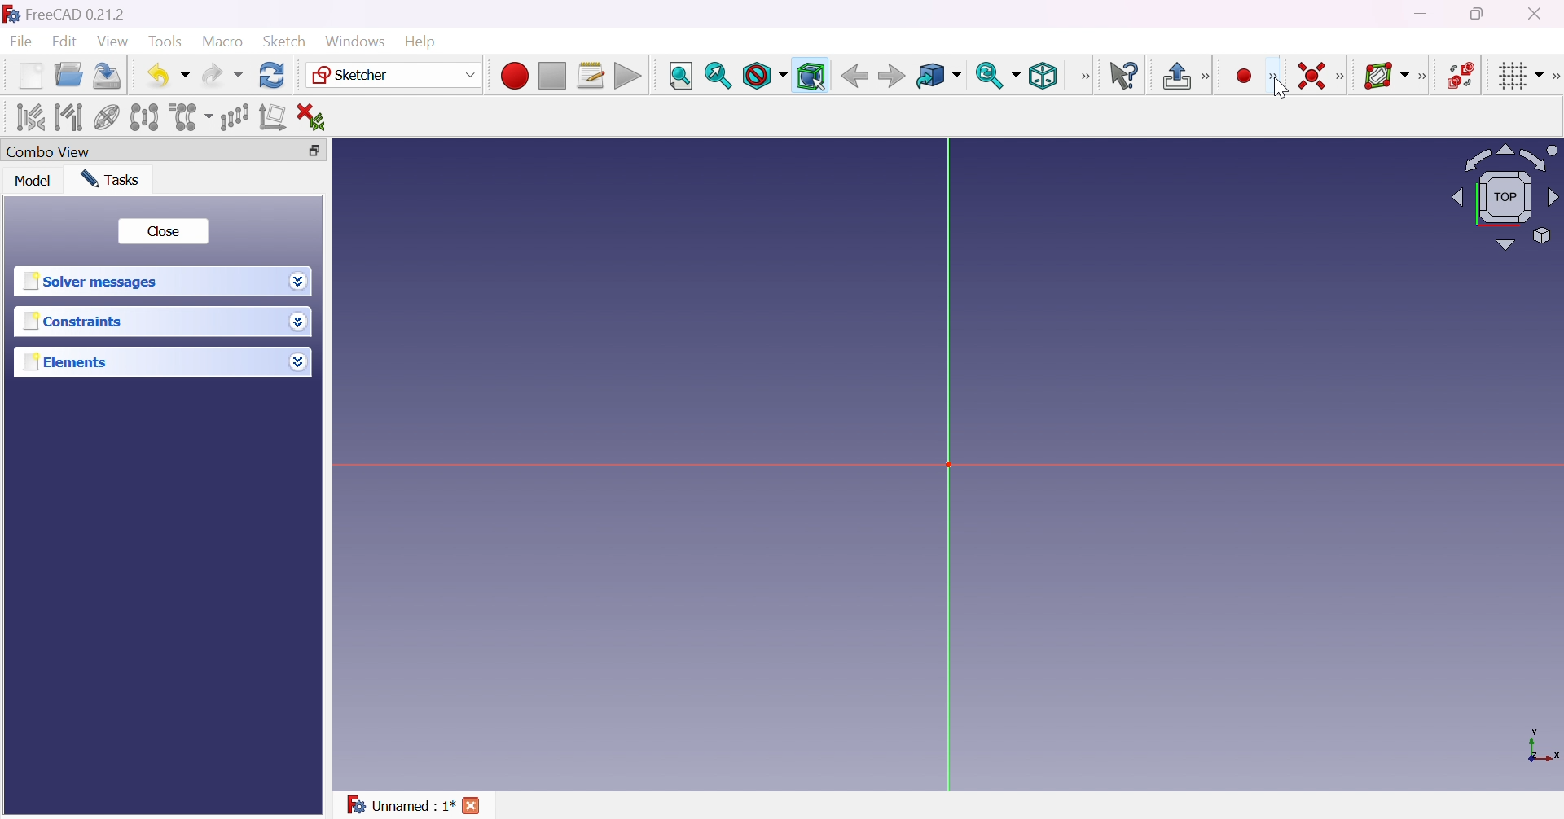 The height and width of the screenshot is (819, 1564). Describe the element at coordinates (355, 42) in the screenshot. I see `windows` at that location.